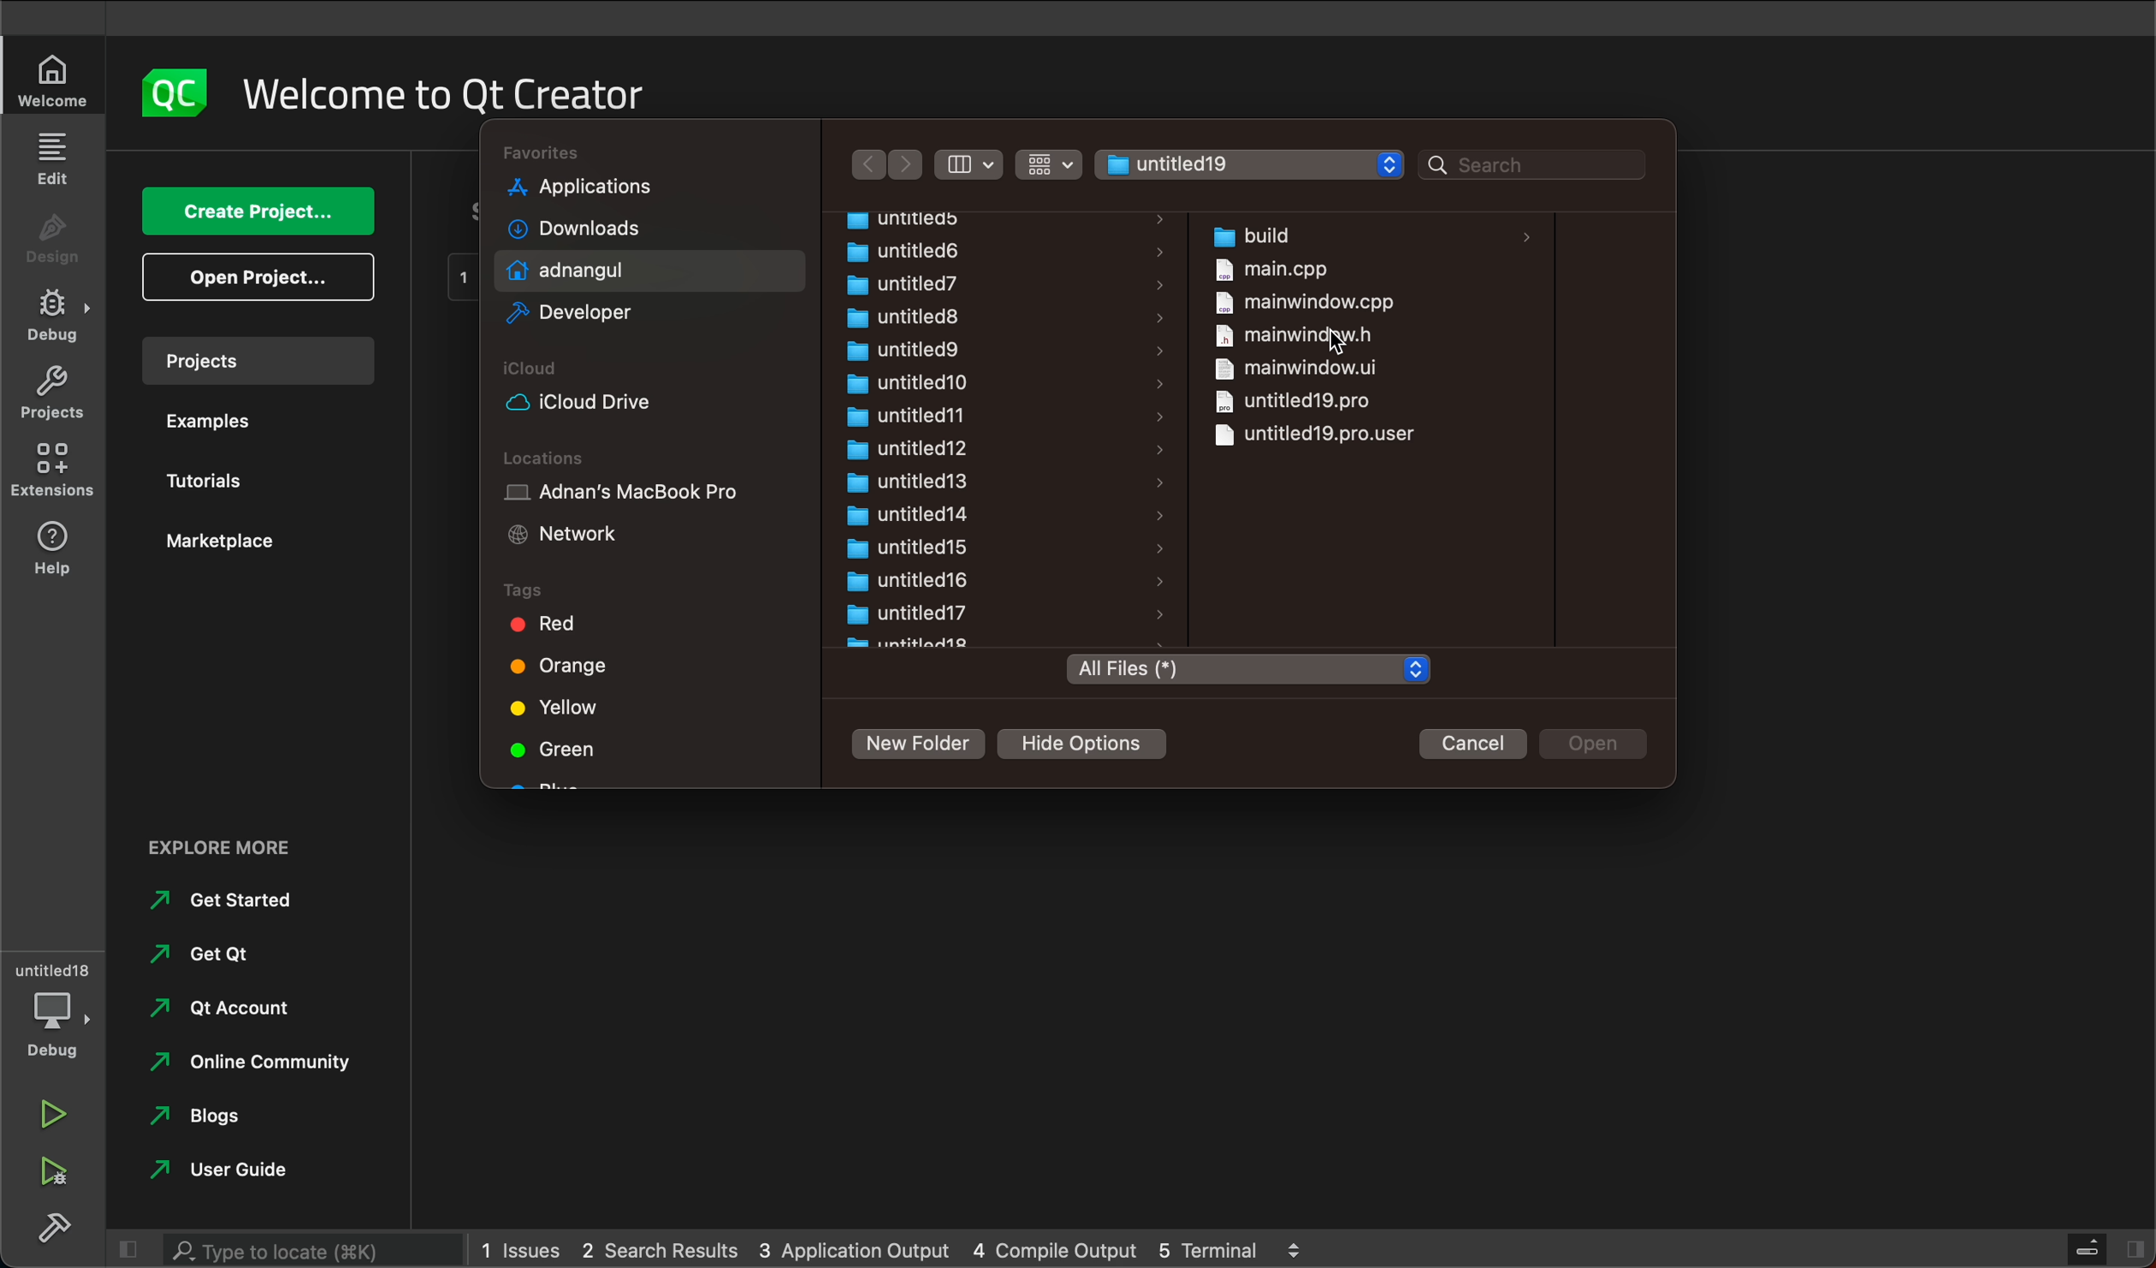 The width and height of the screenshot is (2156, 1268). What do you see at coordinates (56, 469) in the screenshot?
I see `extensions` at bounding box center [56, 469].